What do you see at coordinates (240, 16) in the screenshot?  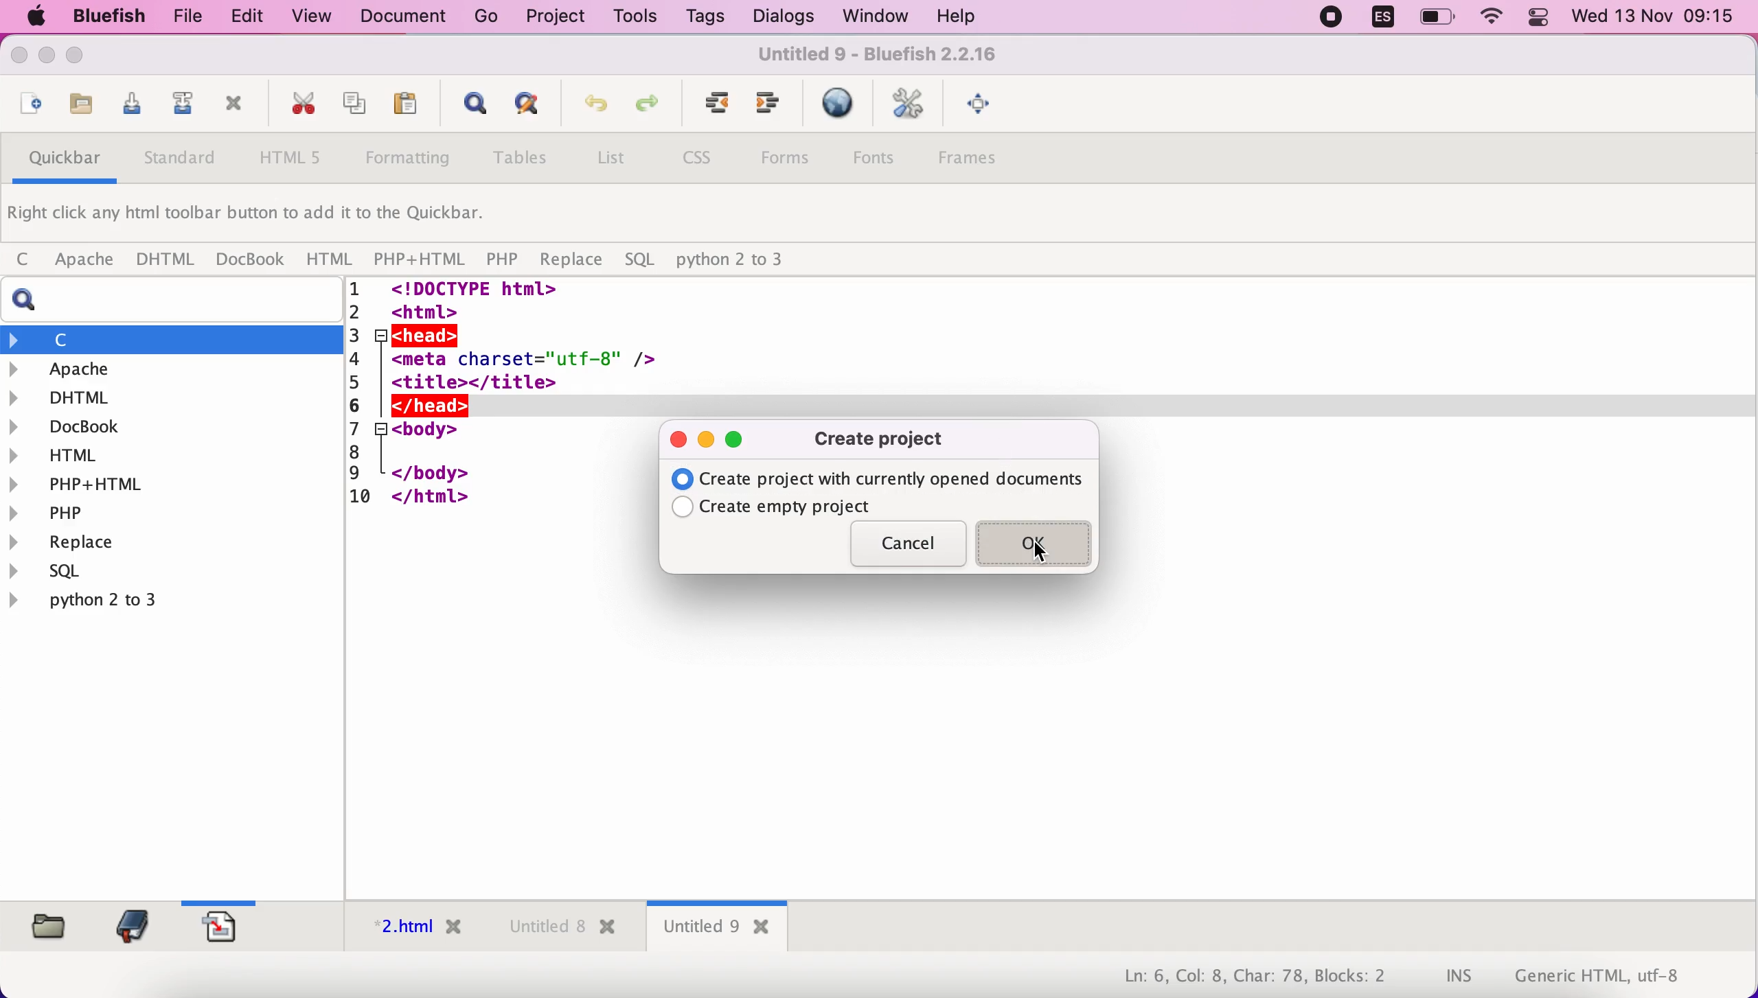 I see `edit` at bounding box center [240, 16].